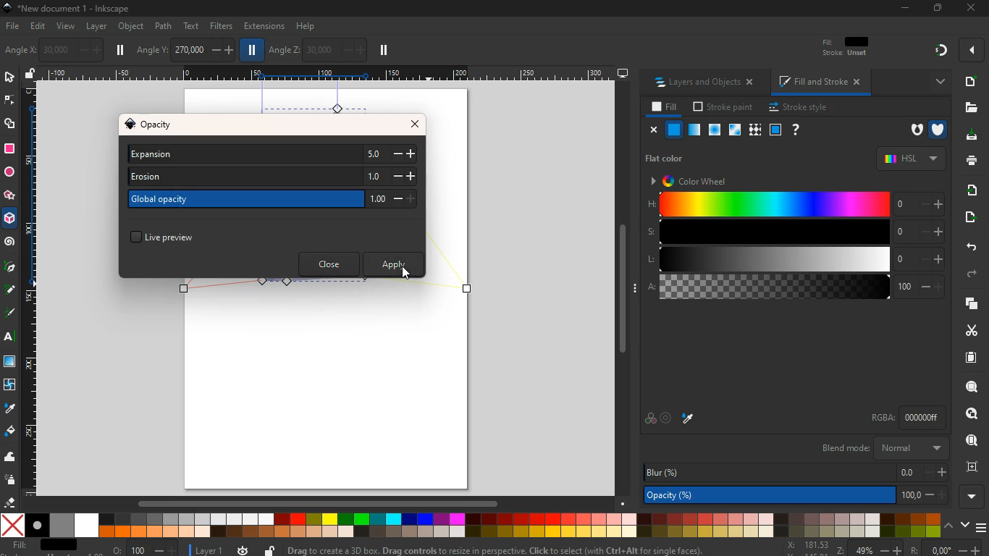  I want to click on help, so click(796, 130).